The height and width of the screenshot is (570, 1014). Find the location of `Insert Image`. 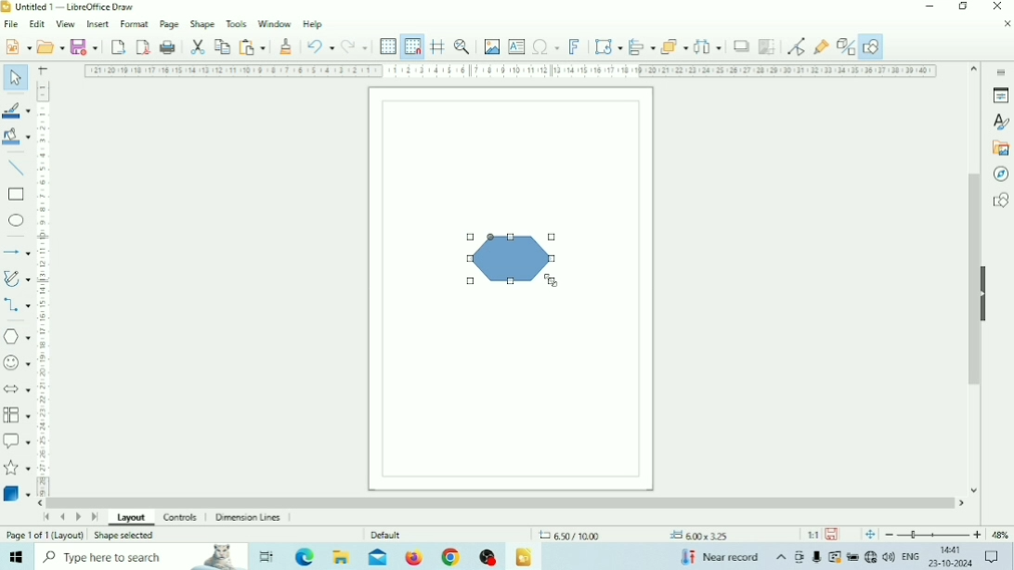

Insert Image is located at coordinates (492, 46).